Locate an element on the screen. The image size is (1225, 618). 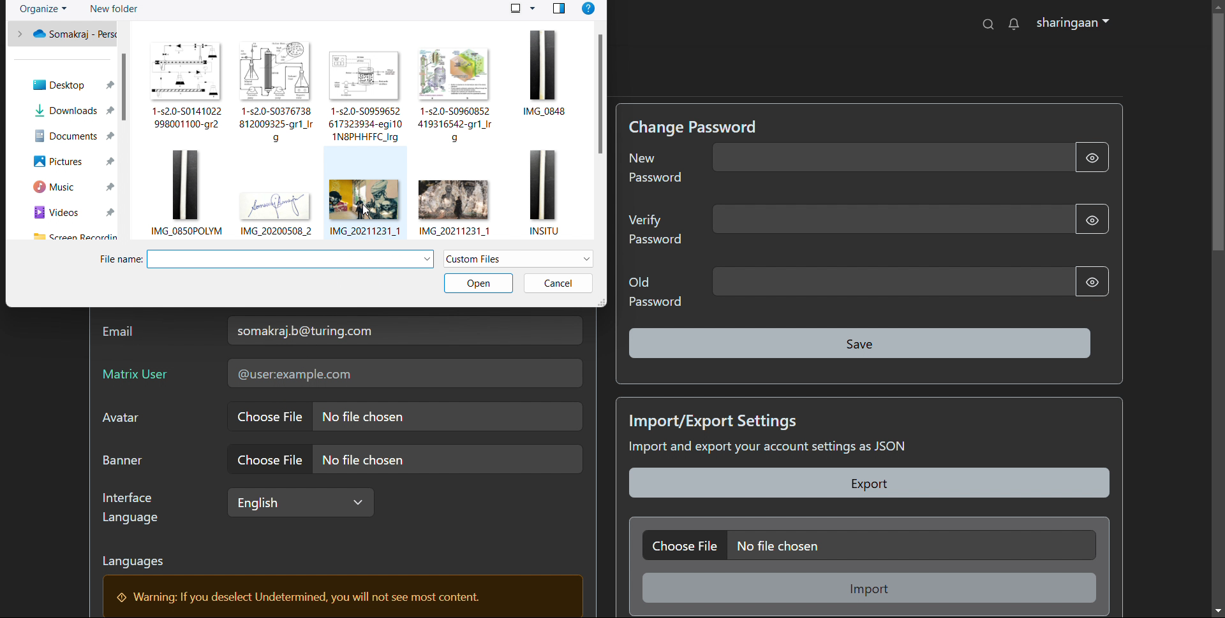
Pictures is located at coordinates (73, 160).